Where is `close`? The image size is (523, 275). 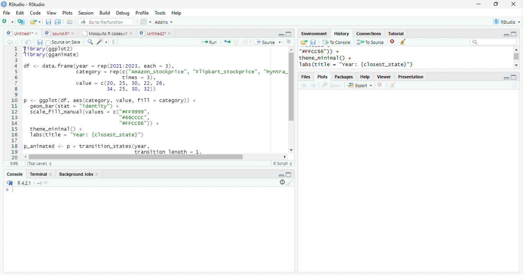 close is located at coordinates (98, 175).